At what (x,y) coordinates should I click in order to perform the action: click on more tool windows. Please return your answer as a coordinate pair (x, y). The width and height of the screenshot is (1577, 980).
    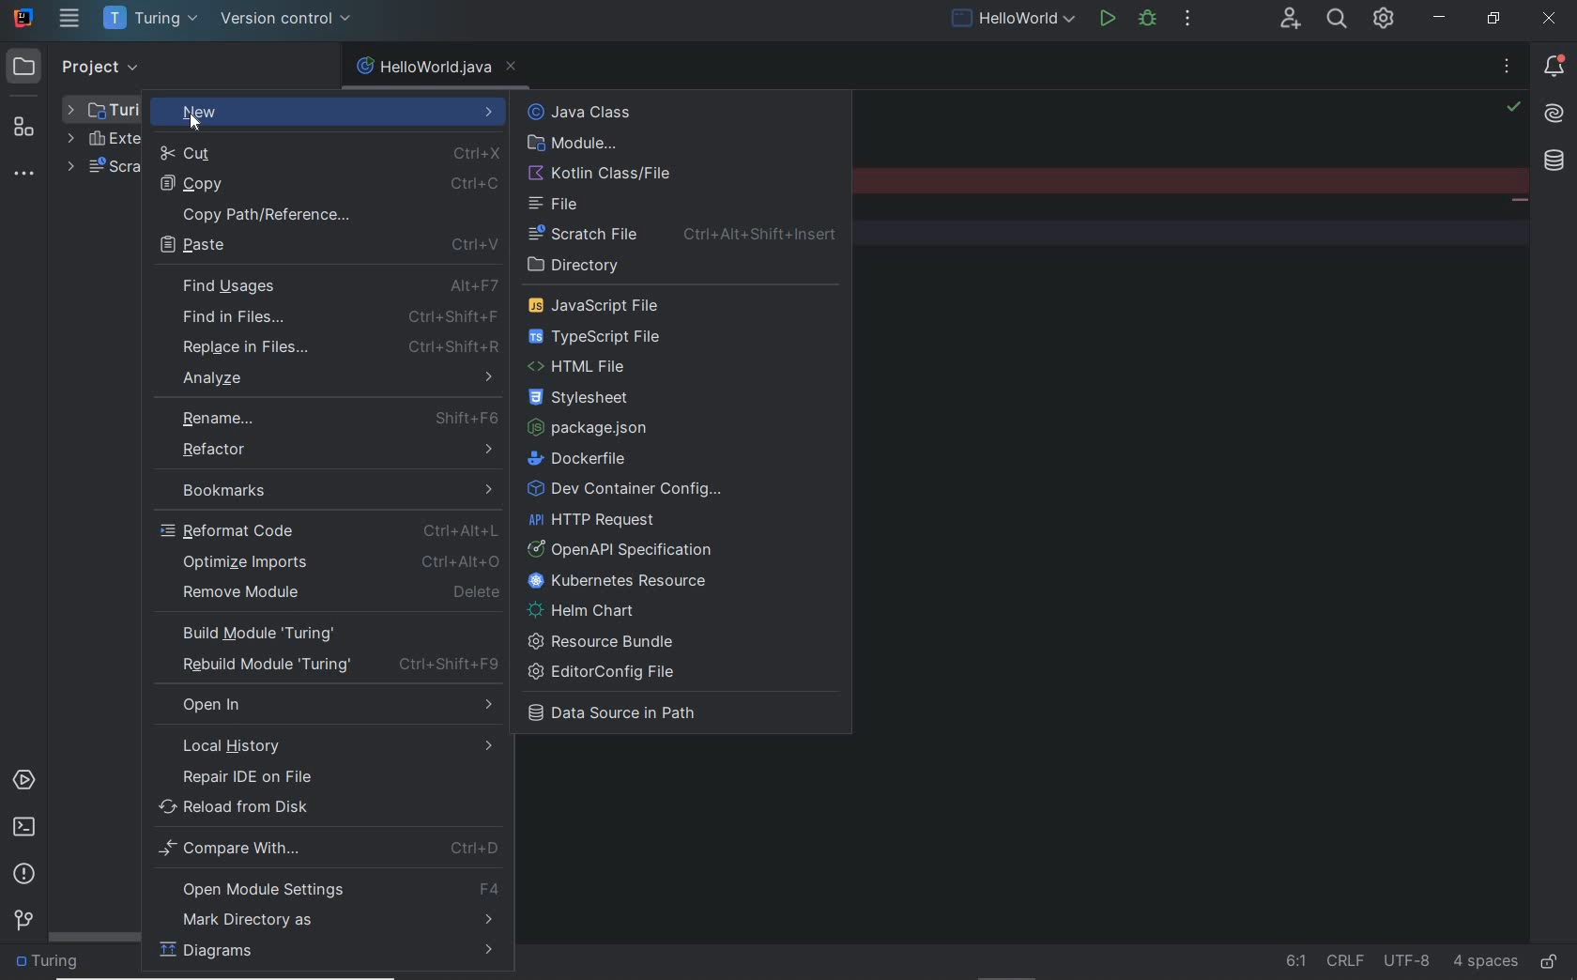
    Looking at the image, I should click on (26, 174).